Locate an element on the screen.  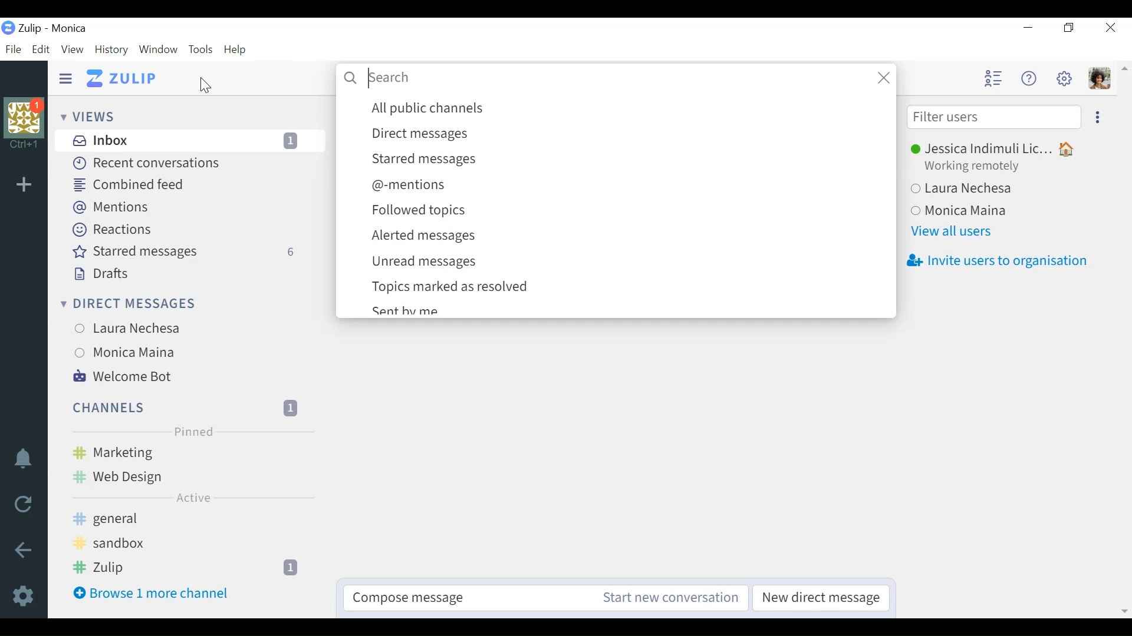
Settings is located at coordinates (1066, 78).